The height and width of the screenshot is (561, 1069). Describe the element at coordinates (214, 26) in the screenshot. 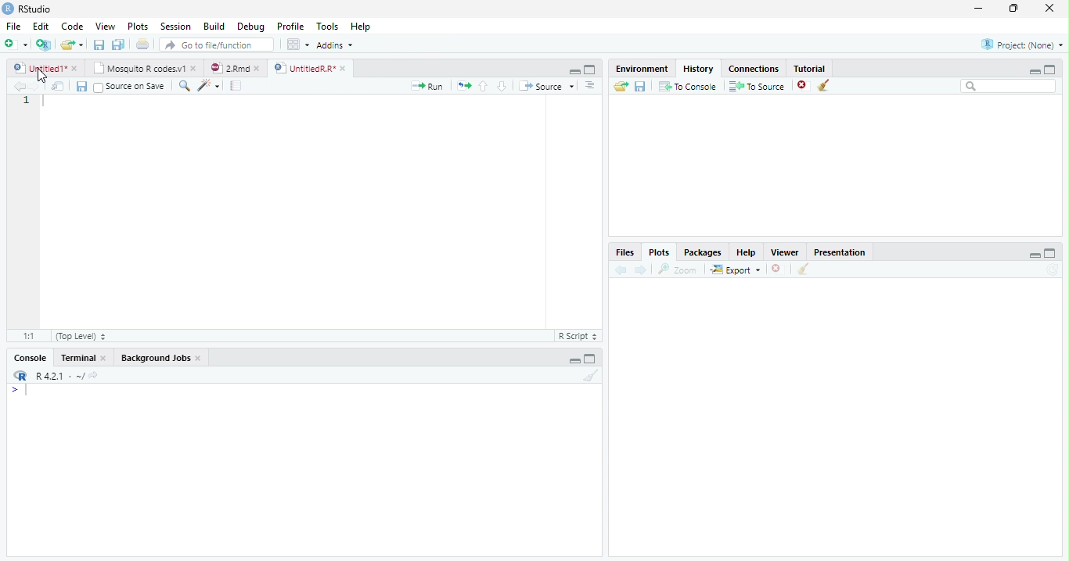

I see `Build` at that location.